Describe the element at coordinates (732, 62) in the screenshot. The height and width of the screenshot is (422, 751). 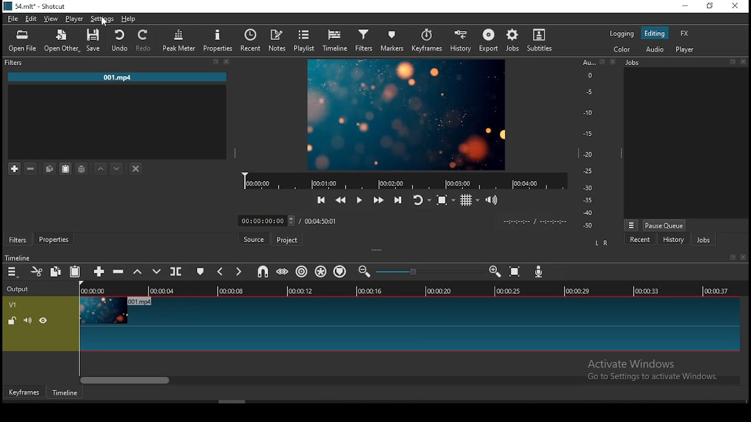
I see `restore` at that location.